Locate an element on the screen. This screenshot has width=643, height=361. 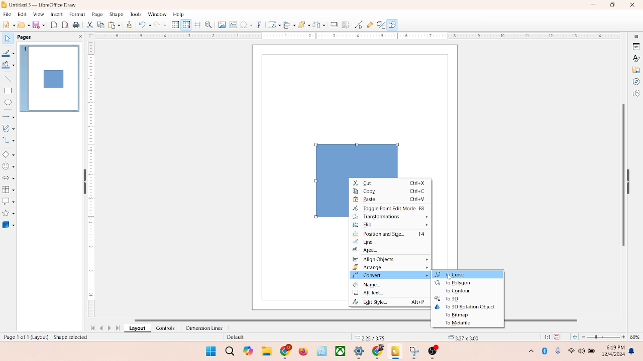
wifi is located at coordinates (571, 349).